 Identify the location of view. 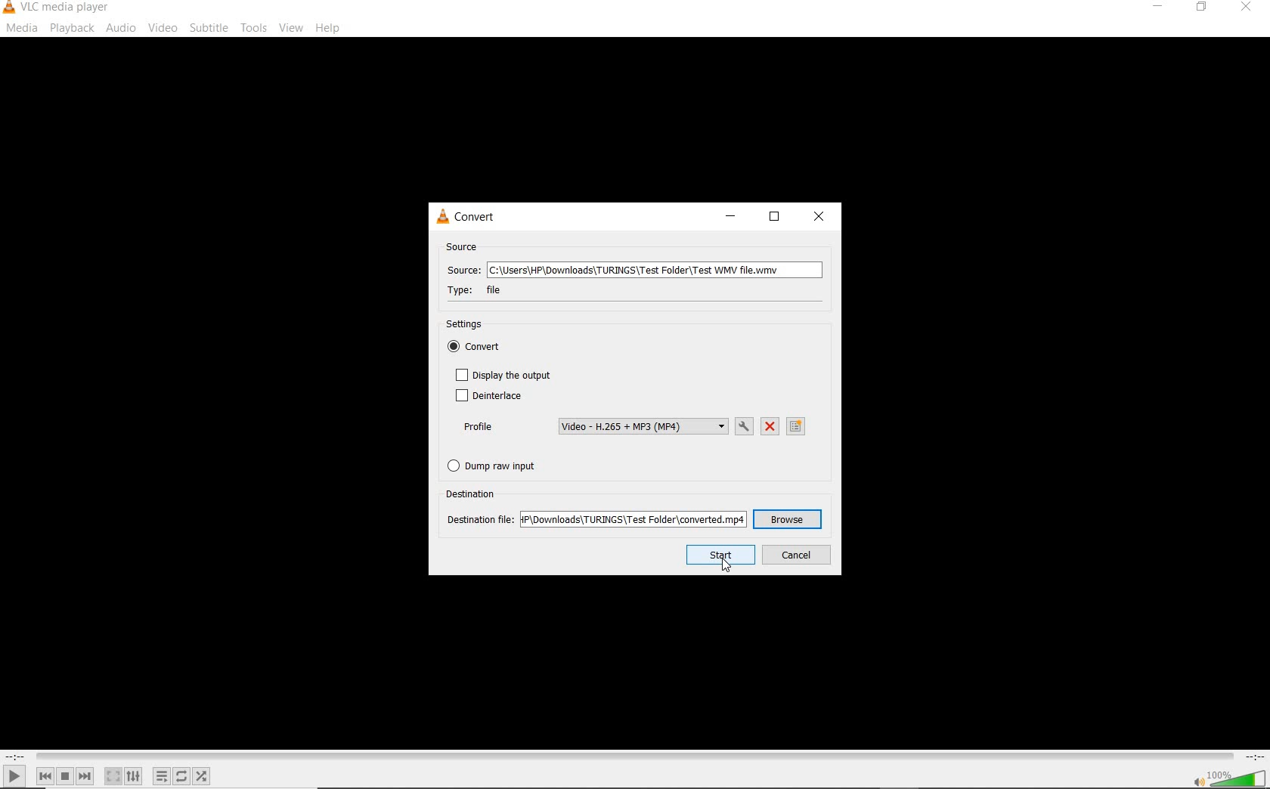
(292, 28).